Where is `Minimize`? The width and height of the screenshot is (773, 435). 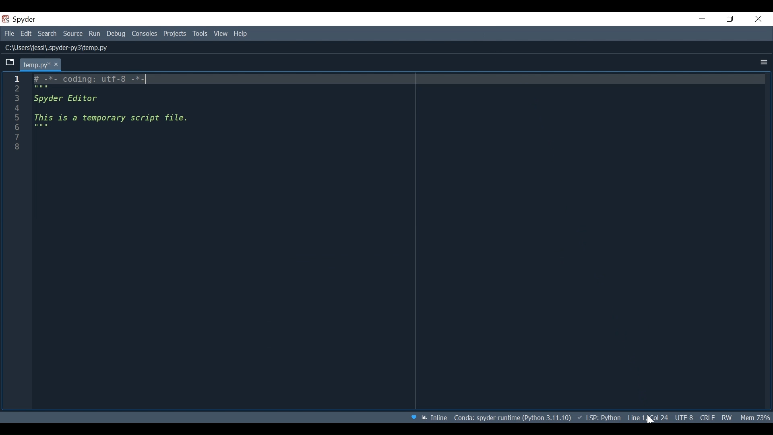 Minimize is located at coordinates (701, 19).